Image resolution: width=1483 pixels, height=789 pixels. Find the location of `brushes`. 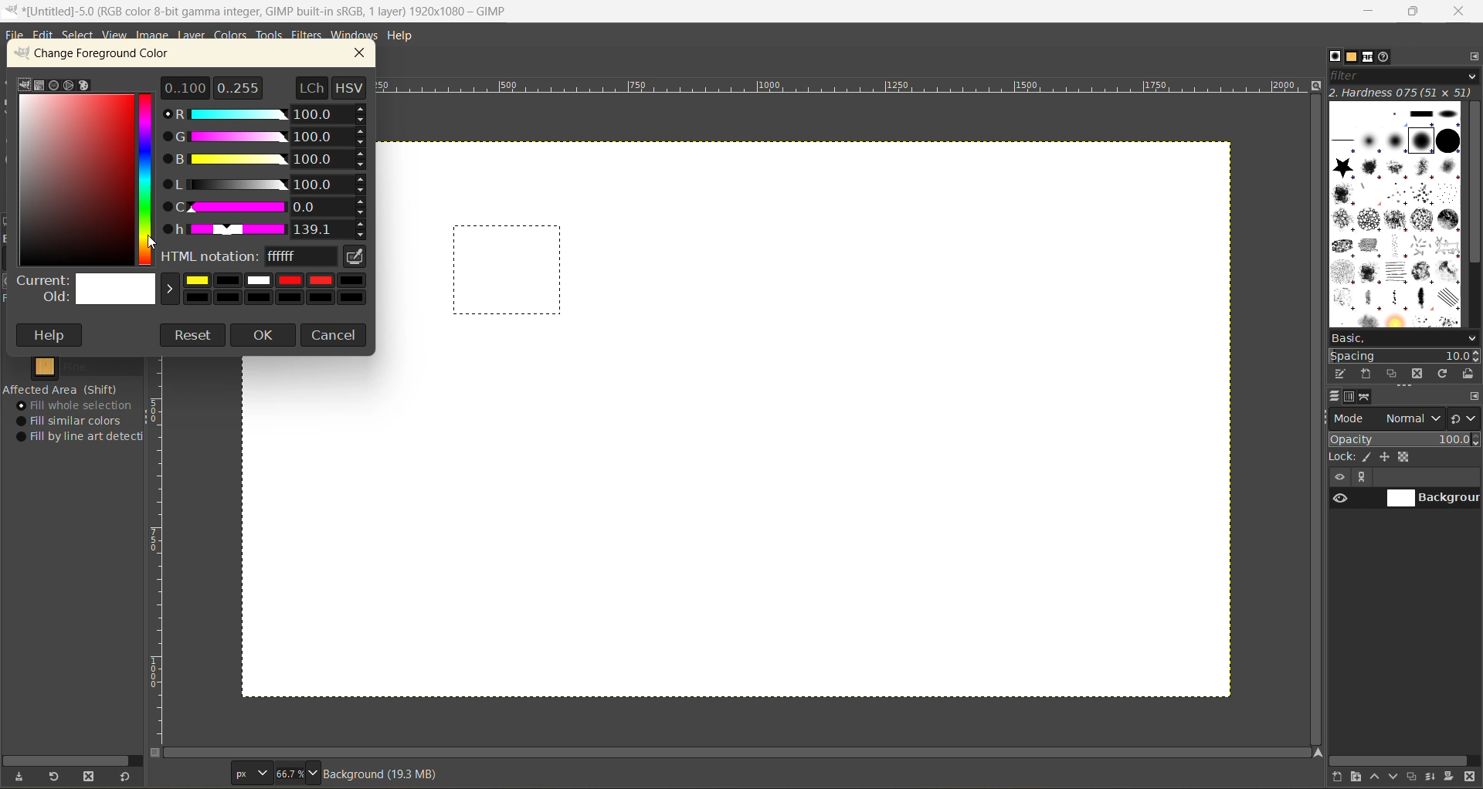

brushes is located at coordinates (1335, 57).